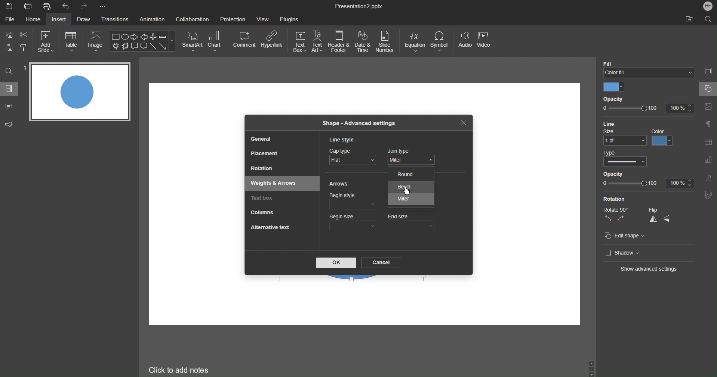 This screenshot has width=717, height=377. Describe the element at coordinates (411, 163) in the screenshot. I see `mouse pointer` at that location.